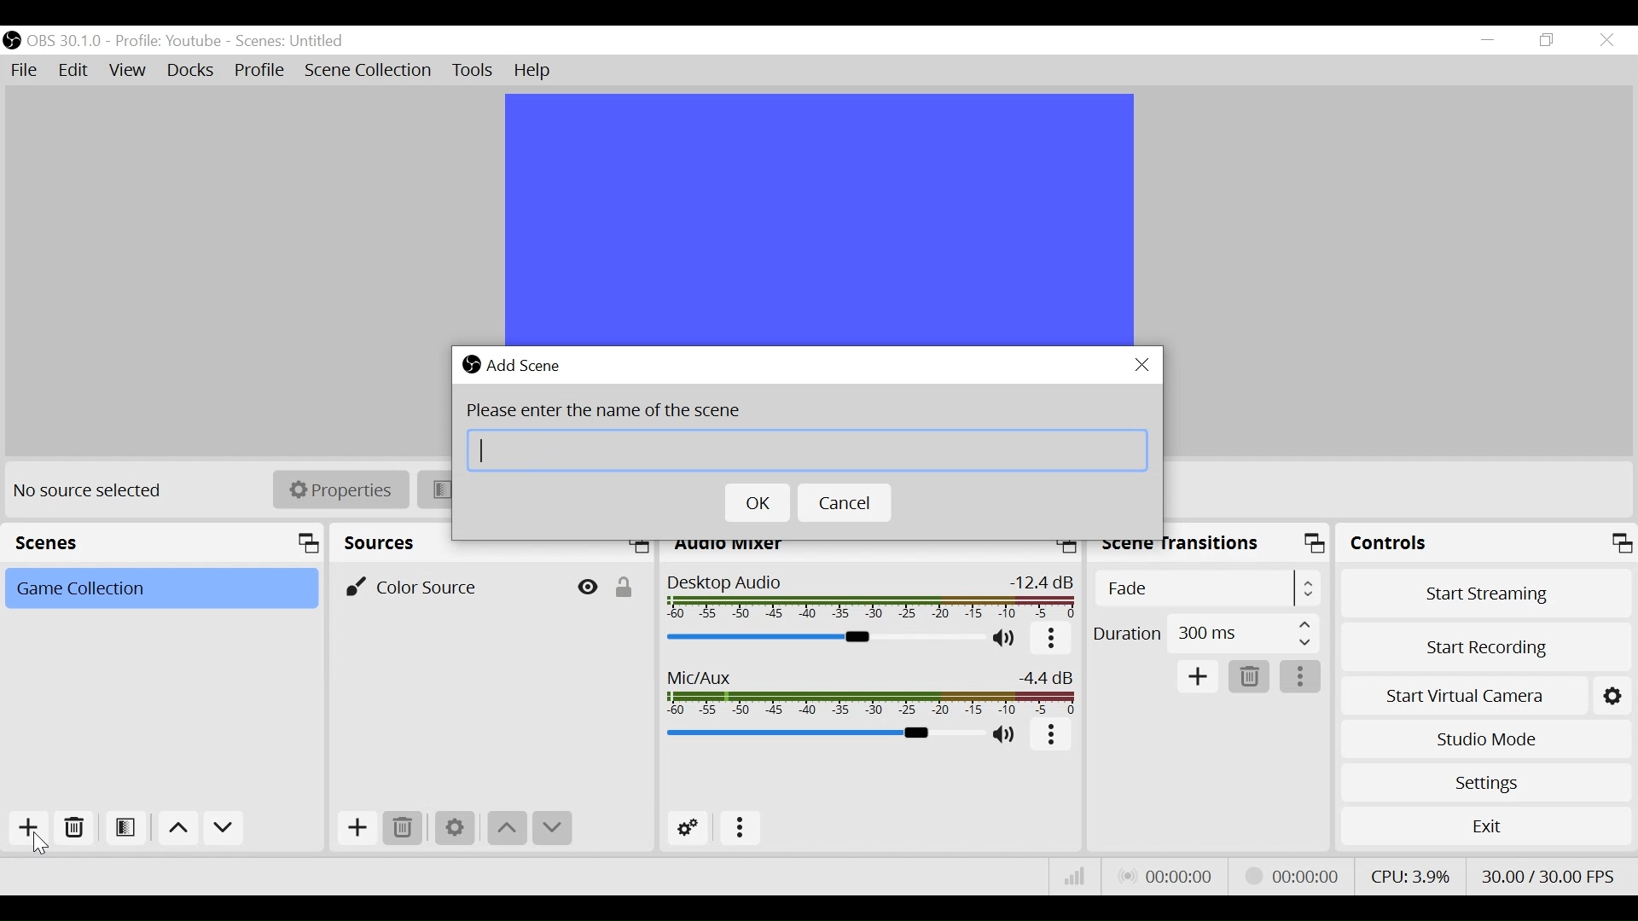 This screenshot has height=921, width=1638. I want to click on Setting, so click(1613, 692).